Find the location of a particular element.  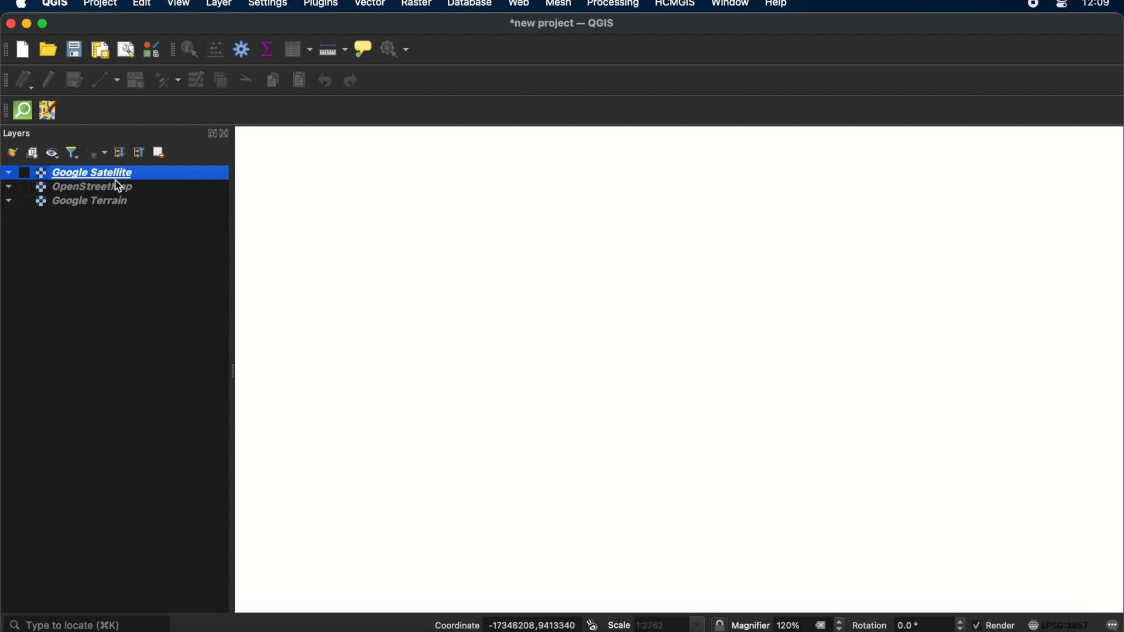

raster is located at coordinates (419, 5).